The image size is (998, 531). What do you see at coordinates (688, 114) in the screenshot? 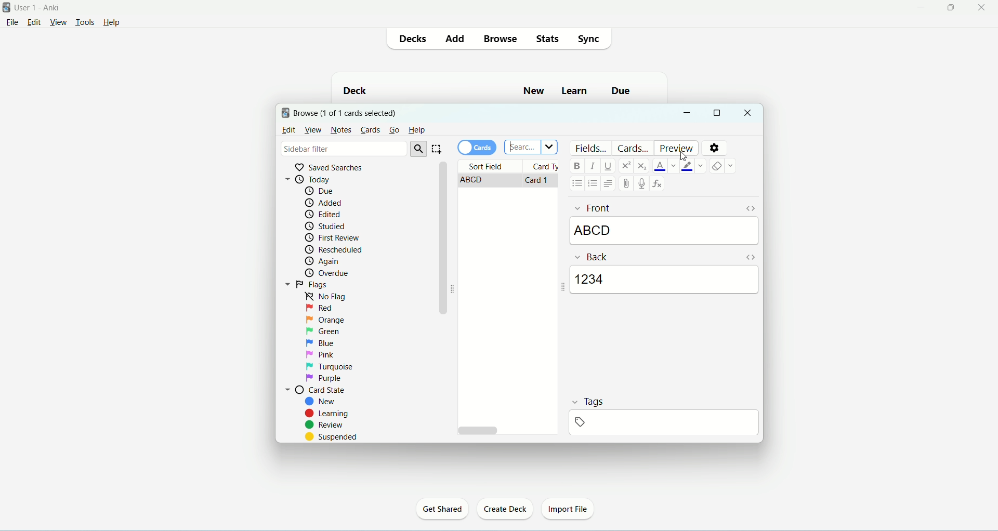
I see `minimize` at bounding box center [688, 114].